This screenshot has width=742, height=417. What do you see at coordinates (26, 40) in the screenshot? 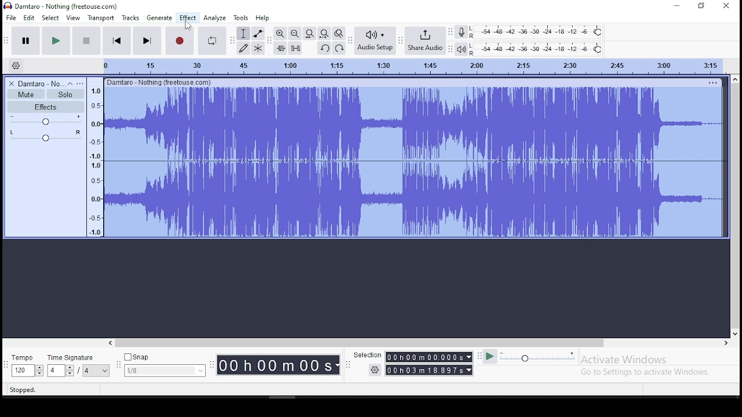
I see `pause` at bounding box center [26, 40].